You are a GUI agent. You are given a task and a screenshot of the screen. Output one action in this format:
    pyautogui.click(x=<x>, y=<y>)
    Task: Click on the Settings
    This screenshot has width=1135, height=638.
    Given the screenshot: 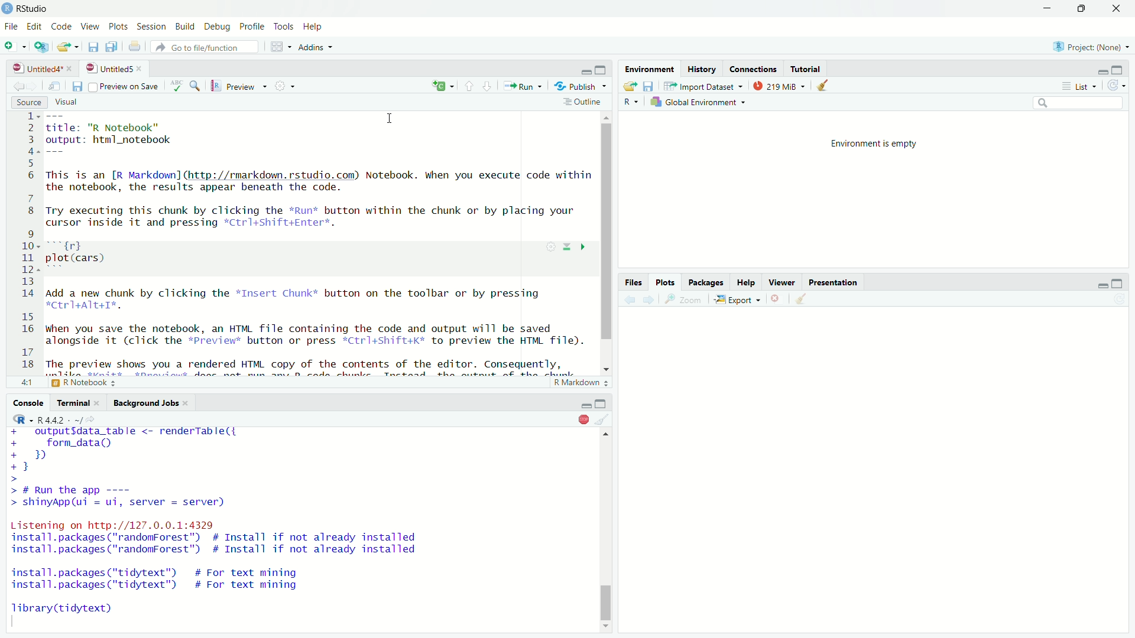 What is the action you would take?
    pyautogui.click(x=286, y=86)
    